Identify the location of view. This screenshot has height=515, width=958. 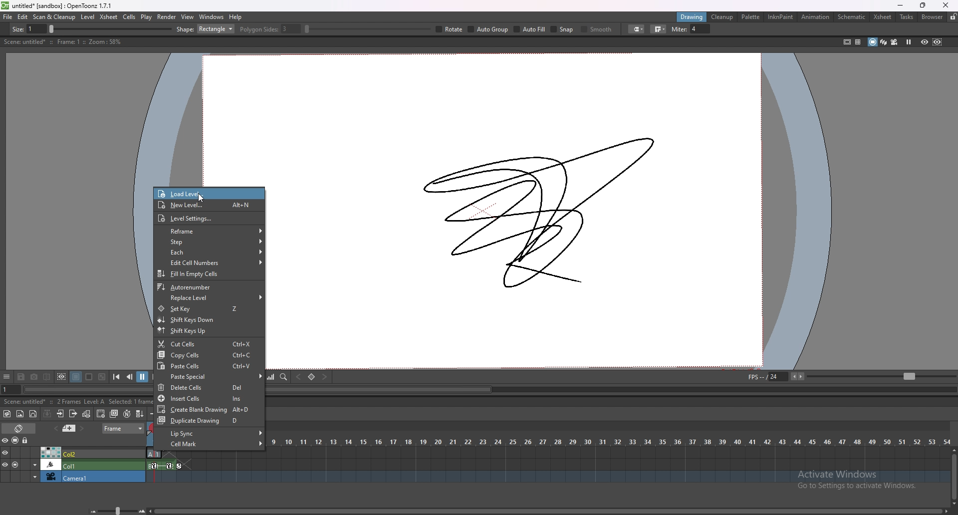
(188, 16).